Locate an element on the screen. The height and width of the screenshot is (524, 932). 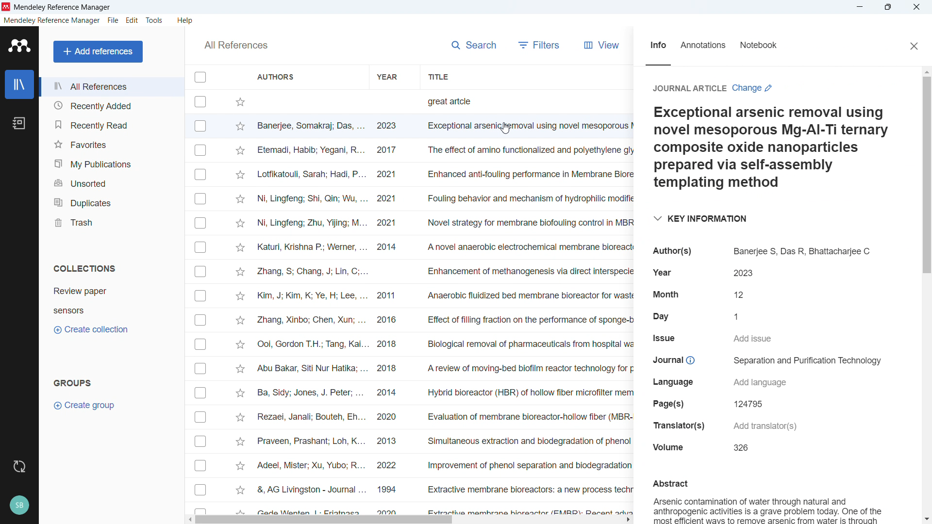
Search is located at coordinates (473, 46).